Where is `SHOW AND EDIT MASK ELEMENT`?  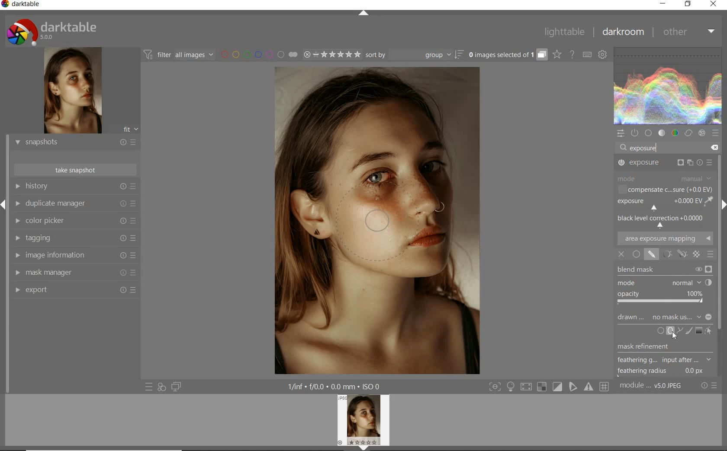
SHOW AND EDIT MASK ELEMENT is located at coordinates (709, 331).